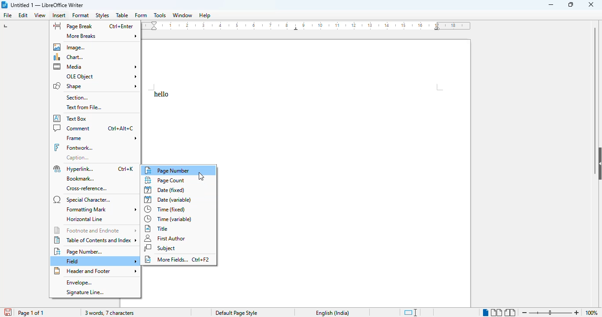 The image size is (602, 317). What do you see at coordinates (166, 180) in the screenshot?
I see `page count` at bounding box center [166, 180].